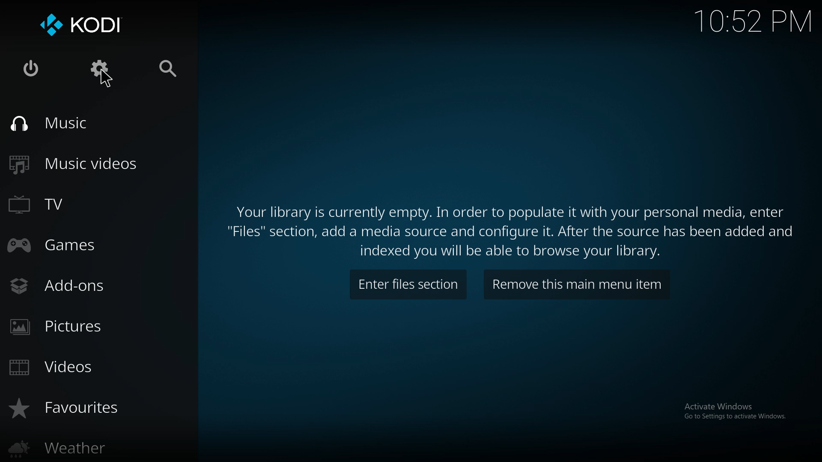 The height and width of the screenshot is (462, 822). I want to click on games, so click(83, 245).